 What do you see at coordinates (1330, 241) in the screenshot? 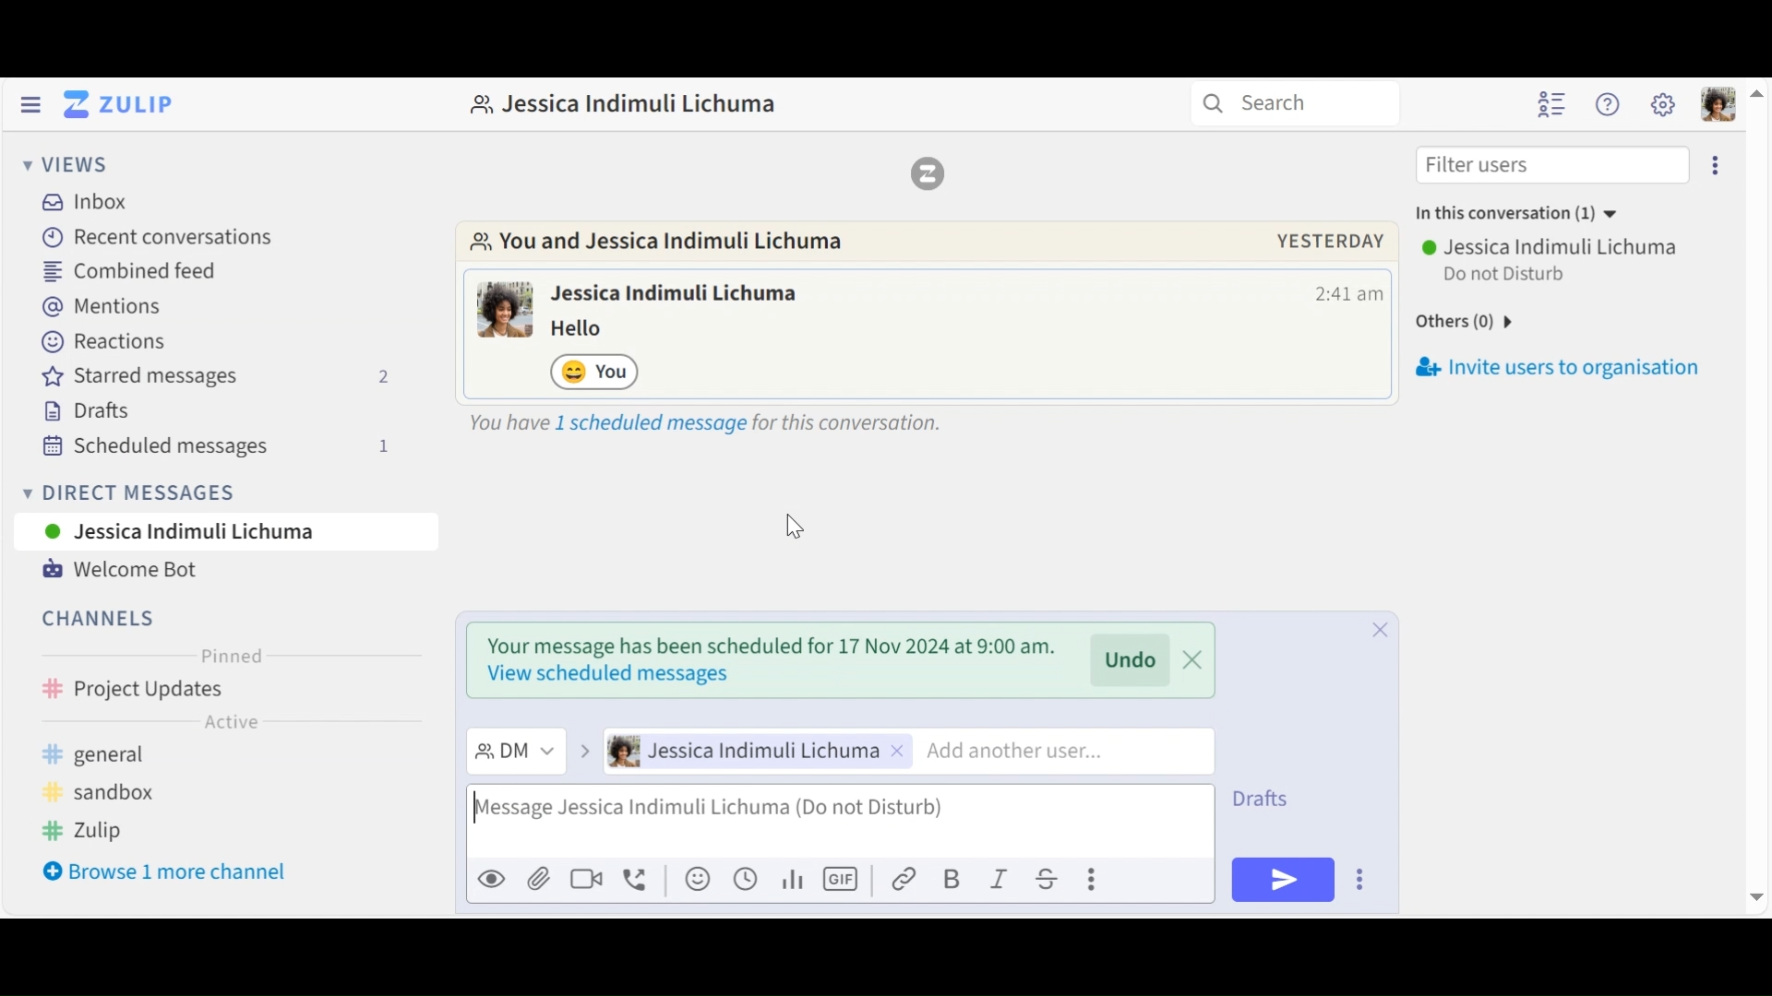
I see `yesterday` at bounding box center [1330, 241].